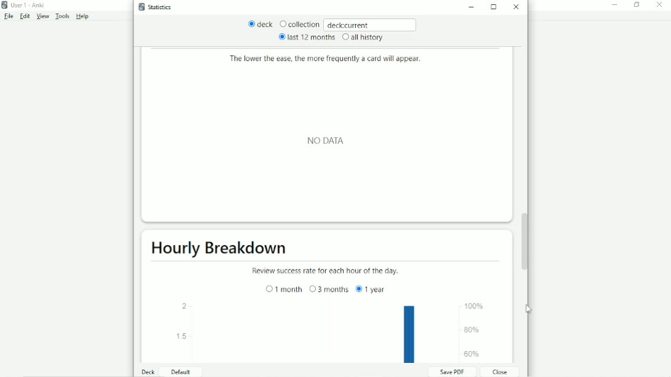 This screenshot has height=377, width=671. Describe the element at coordinates (373, 289) in the screenshot. I see `1 year` at that location.